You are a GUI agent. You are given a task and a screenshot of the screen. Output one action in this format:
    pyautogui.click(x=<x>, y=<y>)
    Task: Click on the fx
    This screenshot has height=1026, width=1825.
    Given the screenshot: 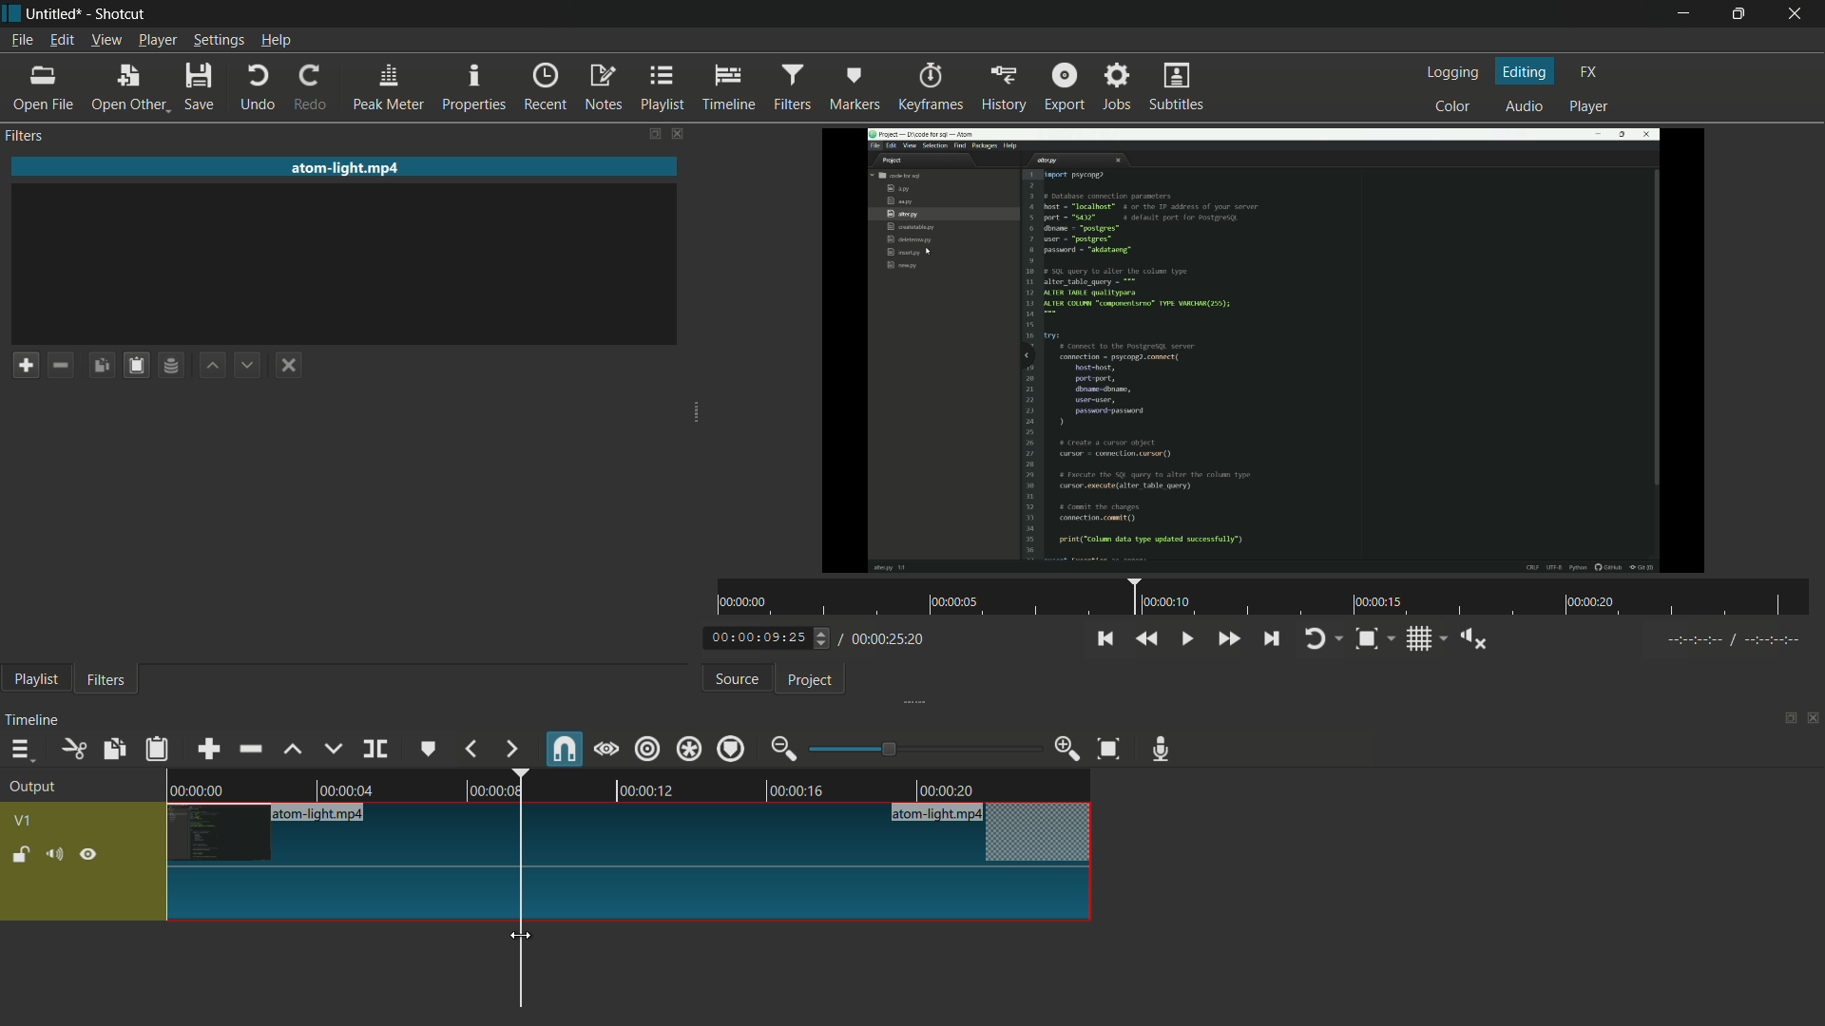 What is the action you would take?
    pyautogui.click(x=1588, y=72)
    